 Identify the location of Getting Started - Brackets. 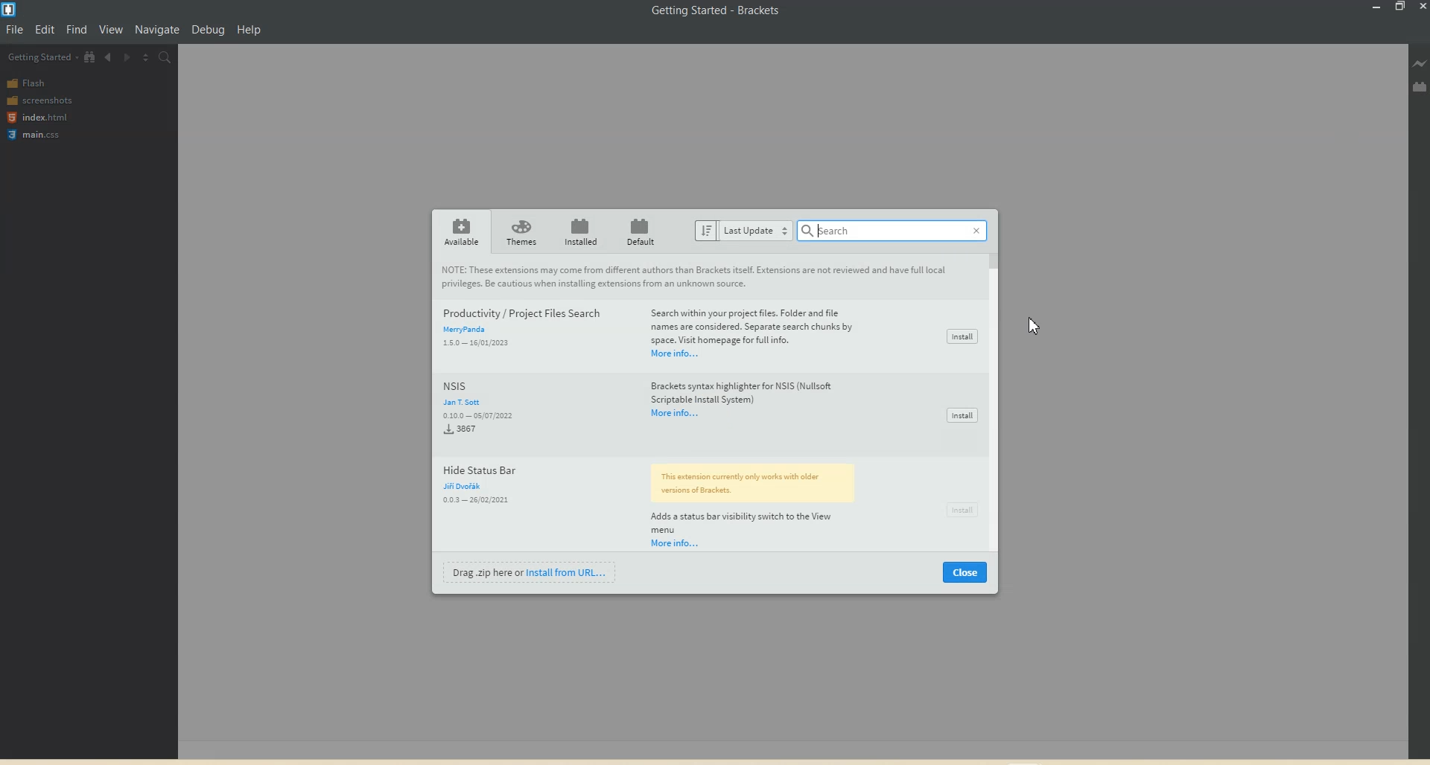
(715, 11).